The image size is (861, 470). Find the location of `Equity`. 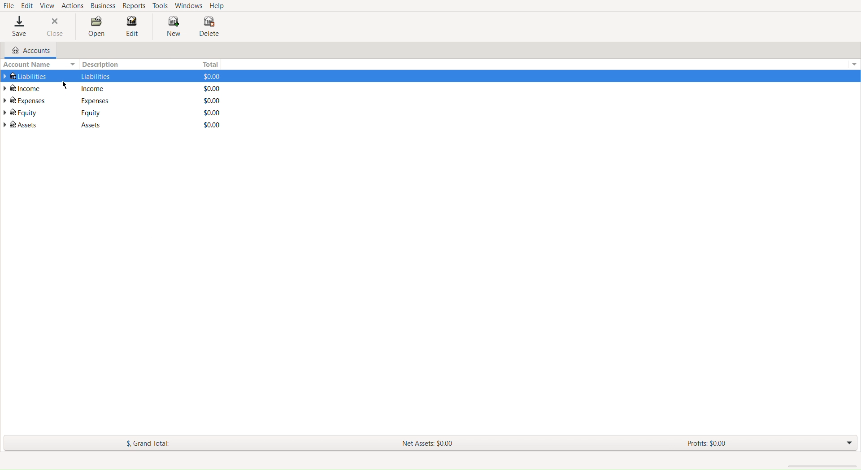

Equity is located at coordinates (23, 113).